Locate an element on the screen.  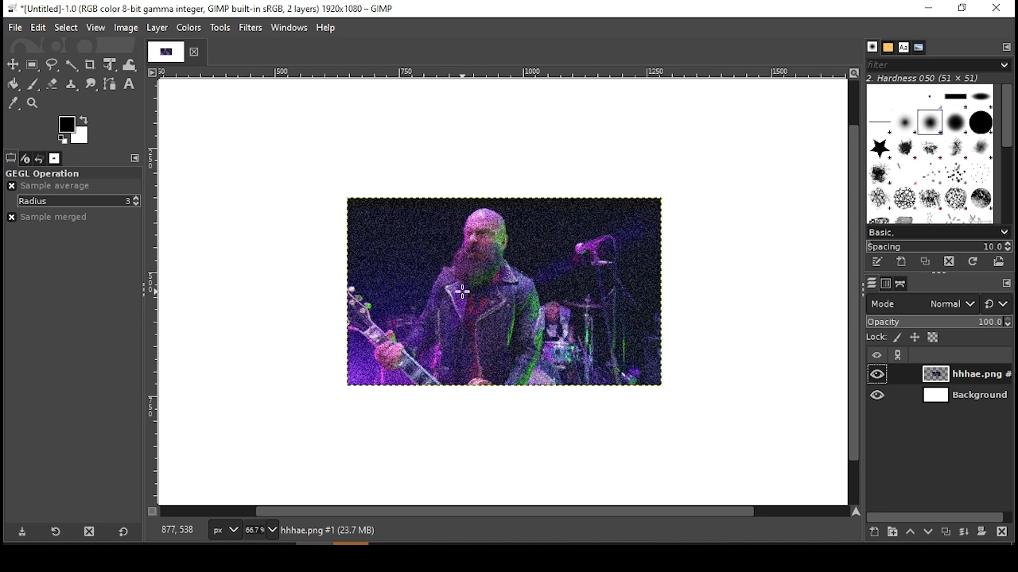
restore tool preset is located at coordinates (54, 531).